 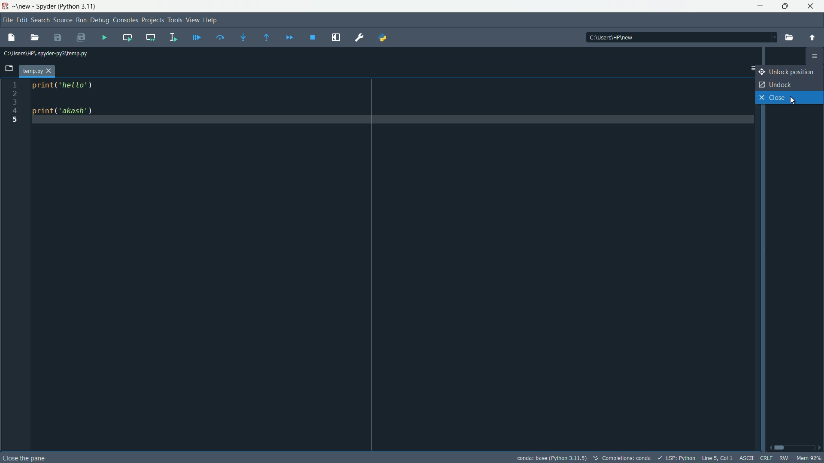 I want to click on edit menu, so click(x=21, y=19).